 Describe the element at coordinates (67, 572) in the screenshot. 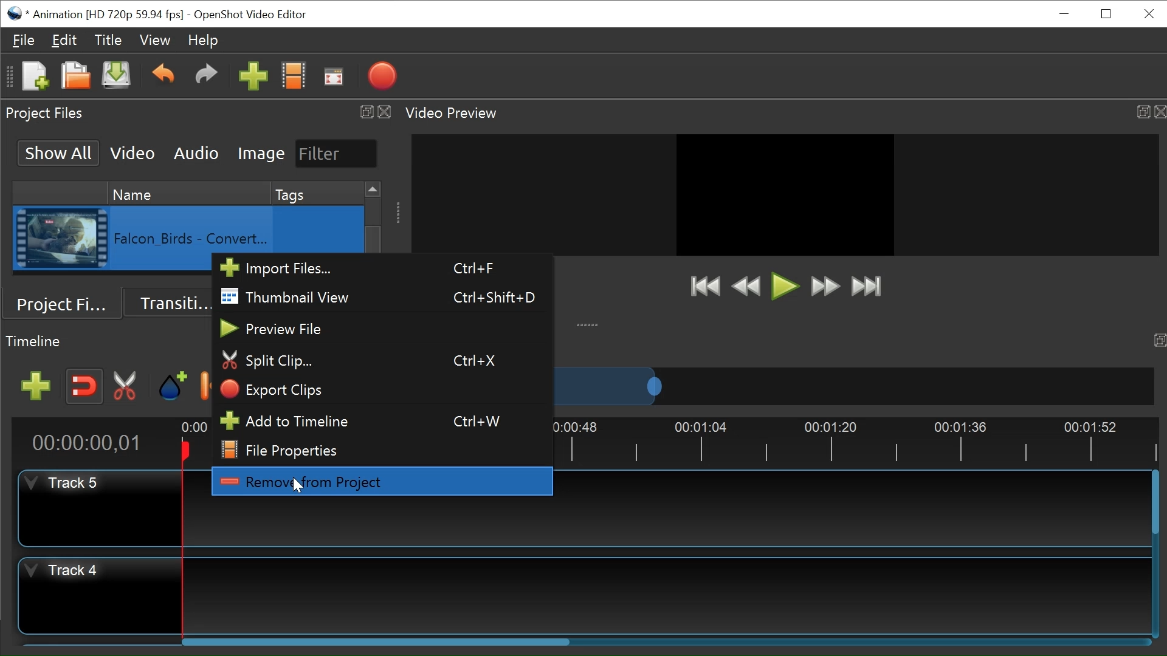

I see `Track Header` at that location.